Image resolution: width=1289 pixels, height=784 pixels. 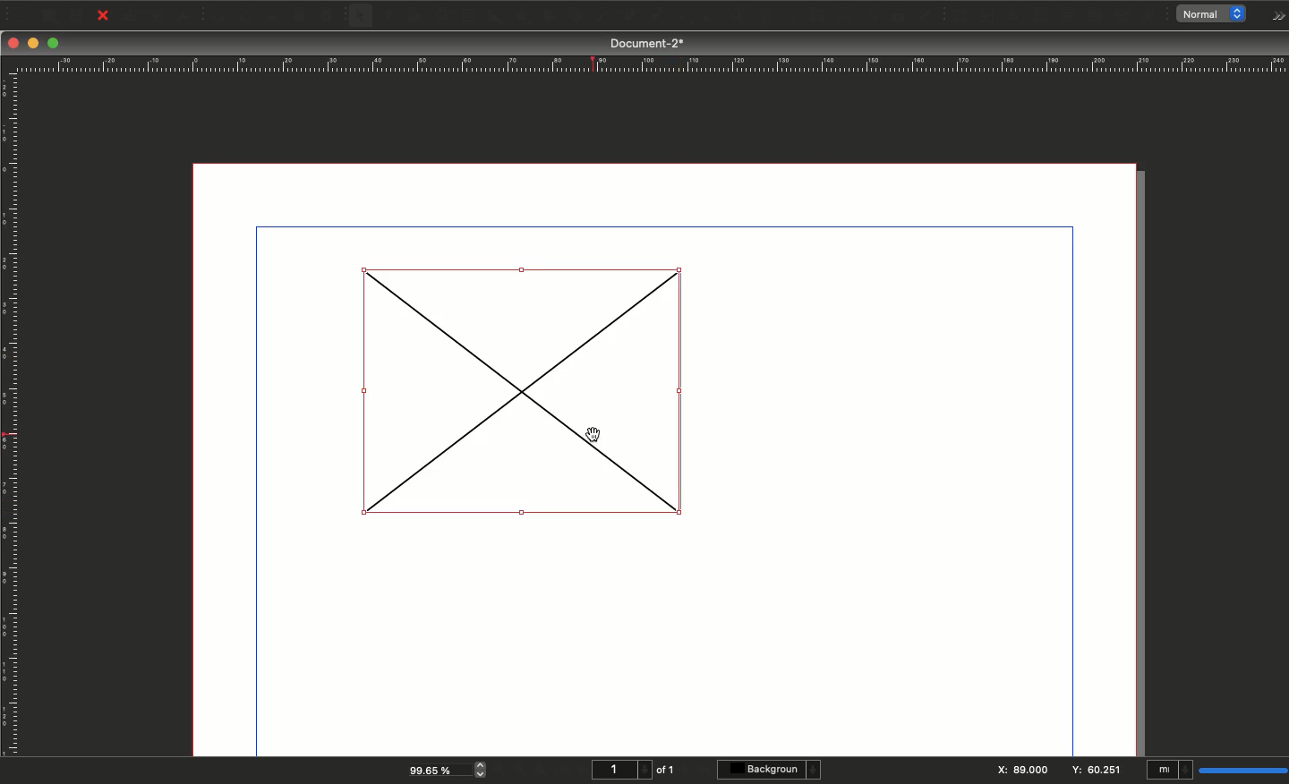 What do you see at coordinates (467, 17) in the screenshot?
I see `Table` at bounding box center [467, 17].